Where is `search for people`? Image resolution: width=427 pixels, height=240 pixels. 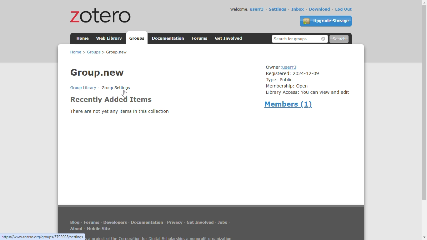
search for people is located at coordinates (300, 39).